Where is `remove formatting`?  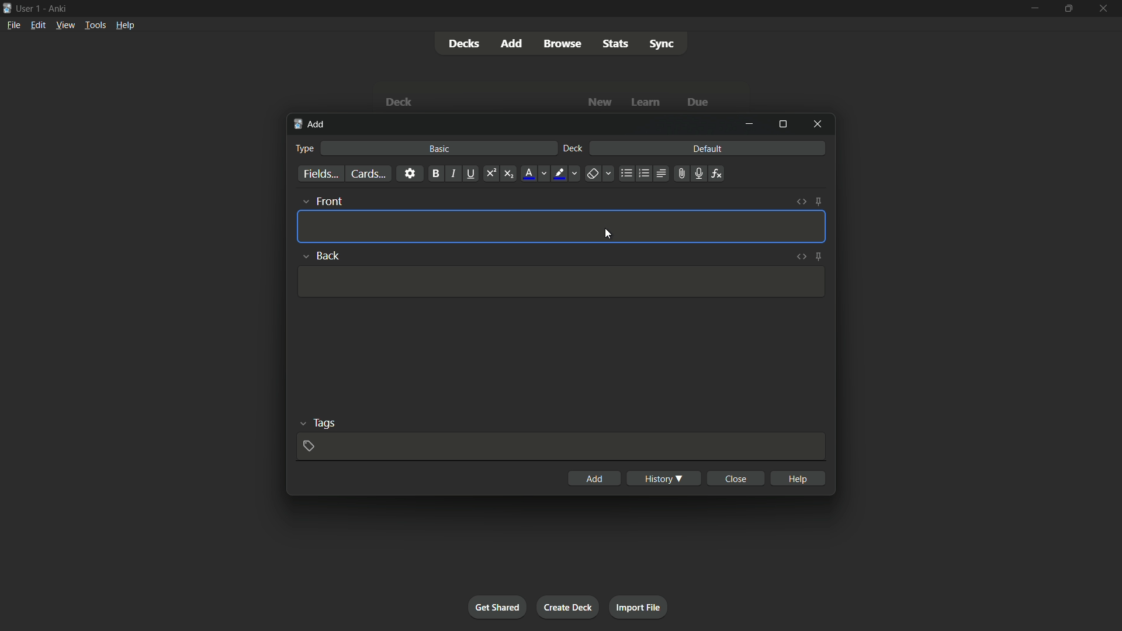 remove formatting is located at coordinates (593, 175).